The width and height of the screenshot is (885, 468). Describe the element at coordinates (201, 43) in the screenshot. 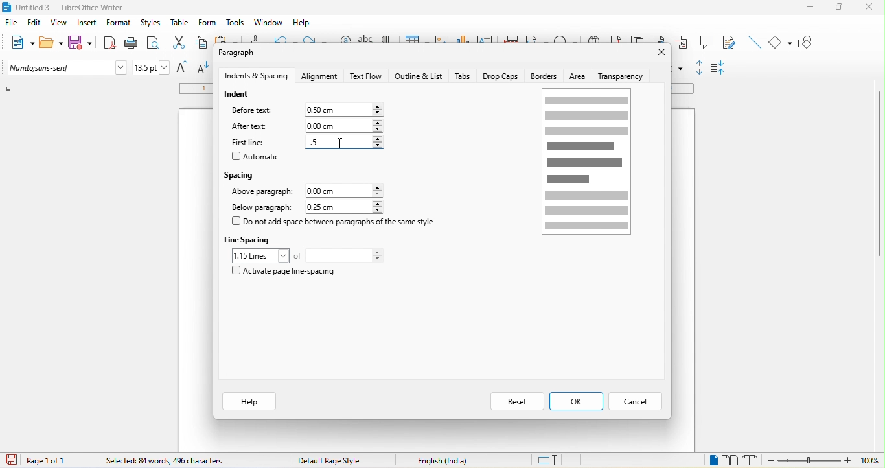

I see `copy` at that location.